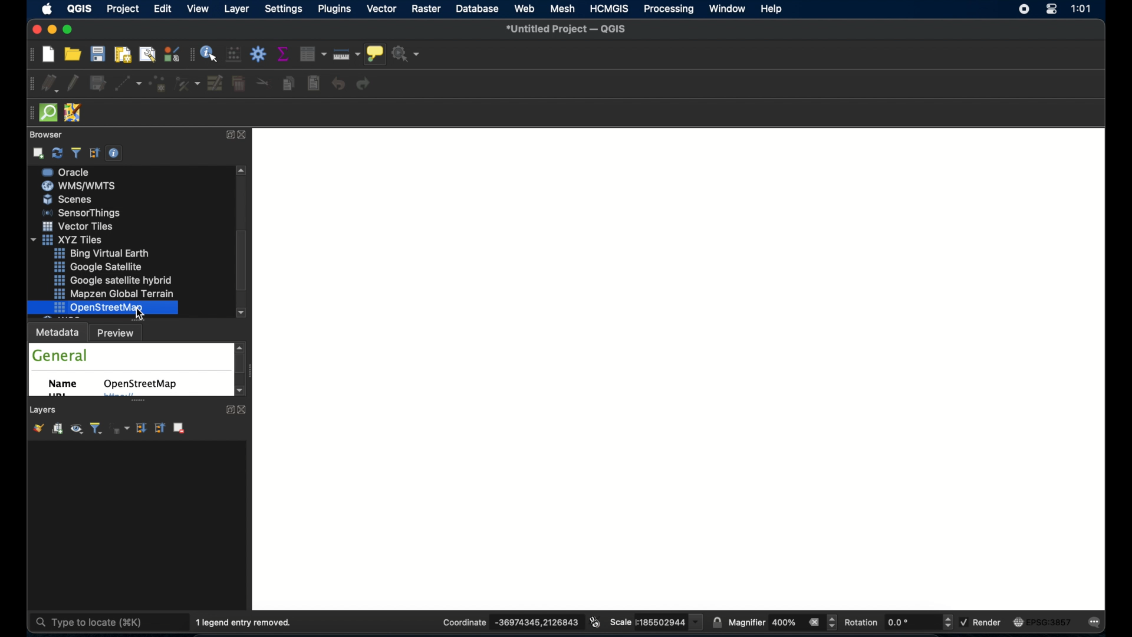 The height and width of the screenshot is (637, 1132). Describe the element at coordinates (1022, 8) in the screenshot. I see `screen recorder` at that location.